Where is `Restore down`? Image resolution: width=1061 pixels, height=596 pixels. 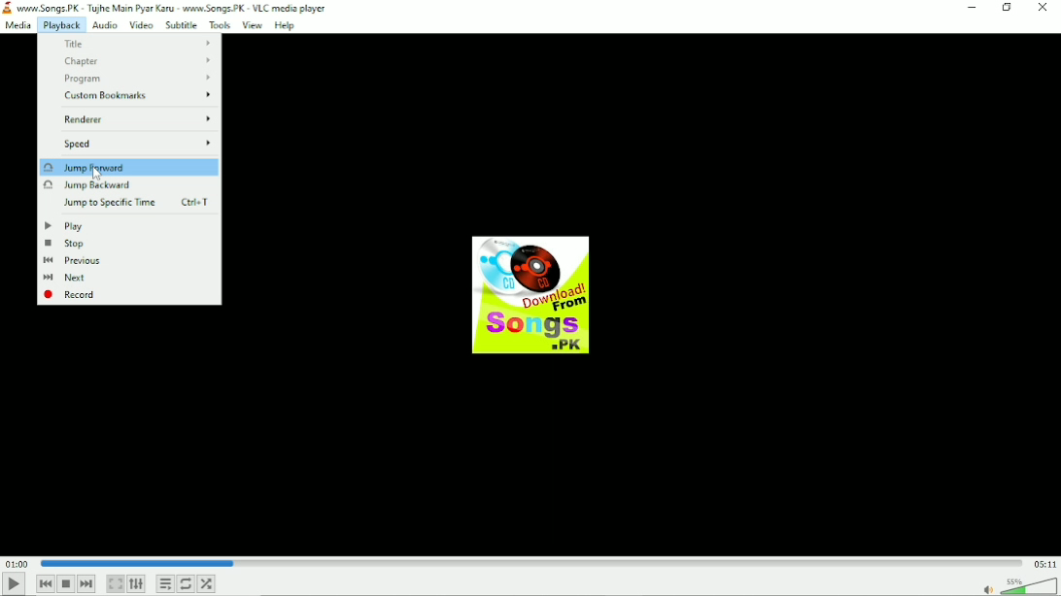
Restore down is located at coordinates (1009, 8).